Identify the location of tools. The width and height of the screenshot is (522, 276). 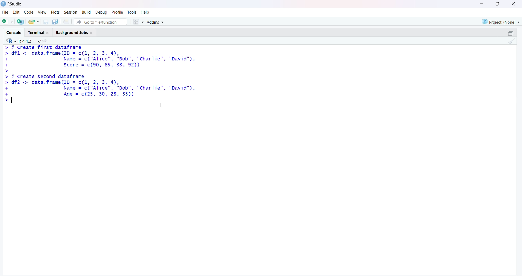
(132, 12).